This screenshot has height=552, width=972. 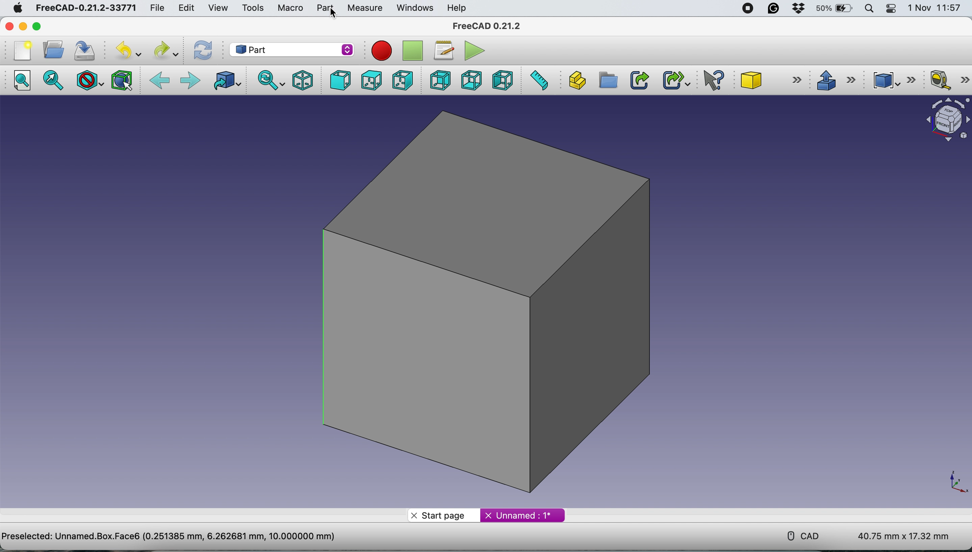 I want to click on fit all selection, so click(x=56, y=80).